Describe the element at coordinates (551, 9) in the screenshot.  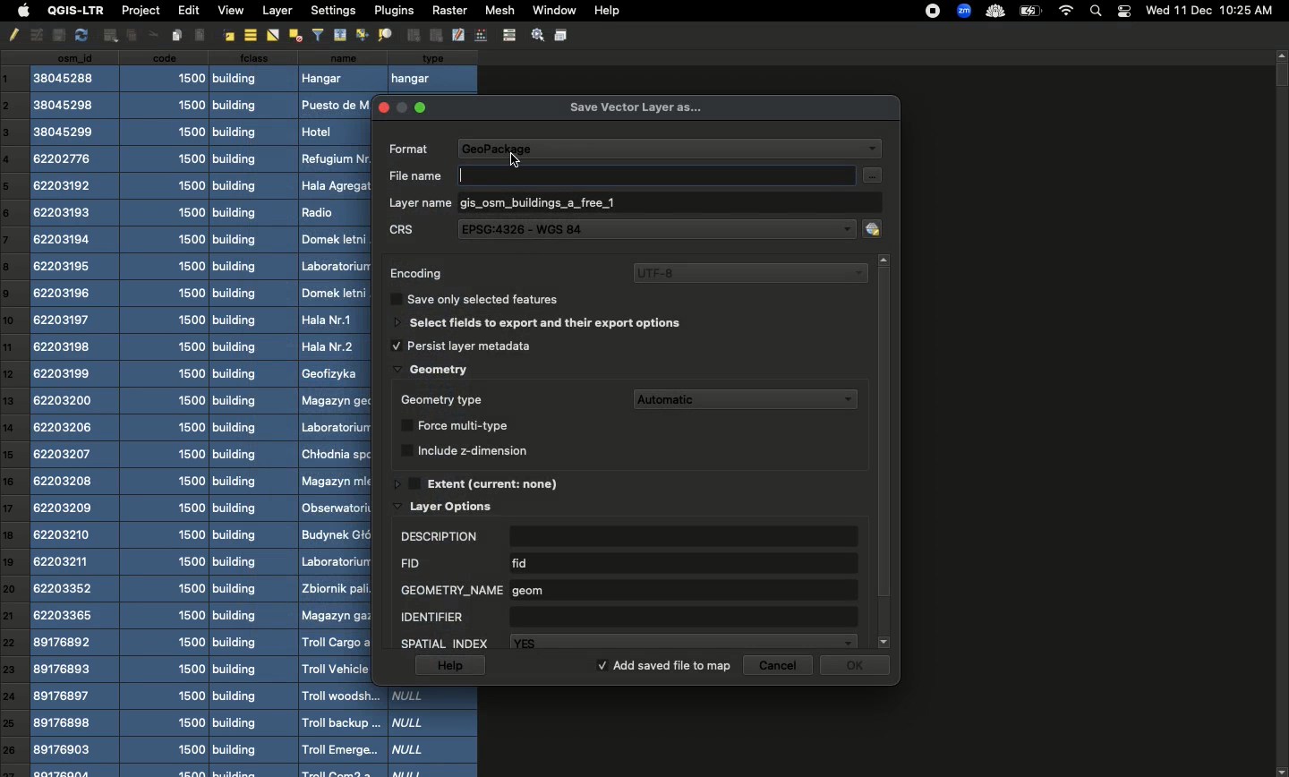
I see `Window` at that location.